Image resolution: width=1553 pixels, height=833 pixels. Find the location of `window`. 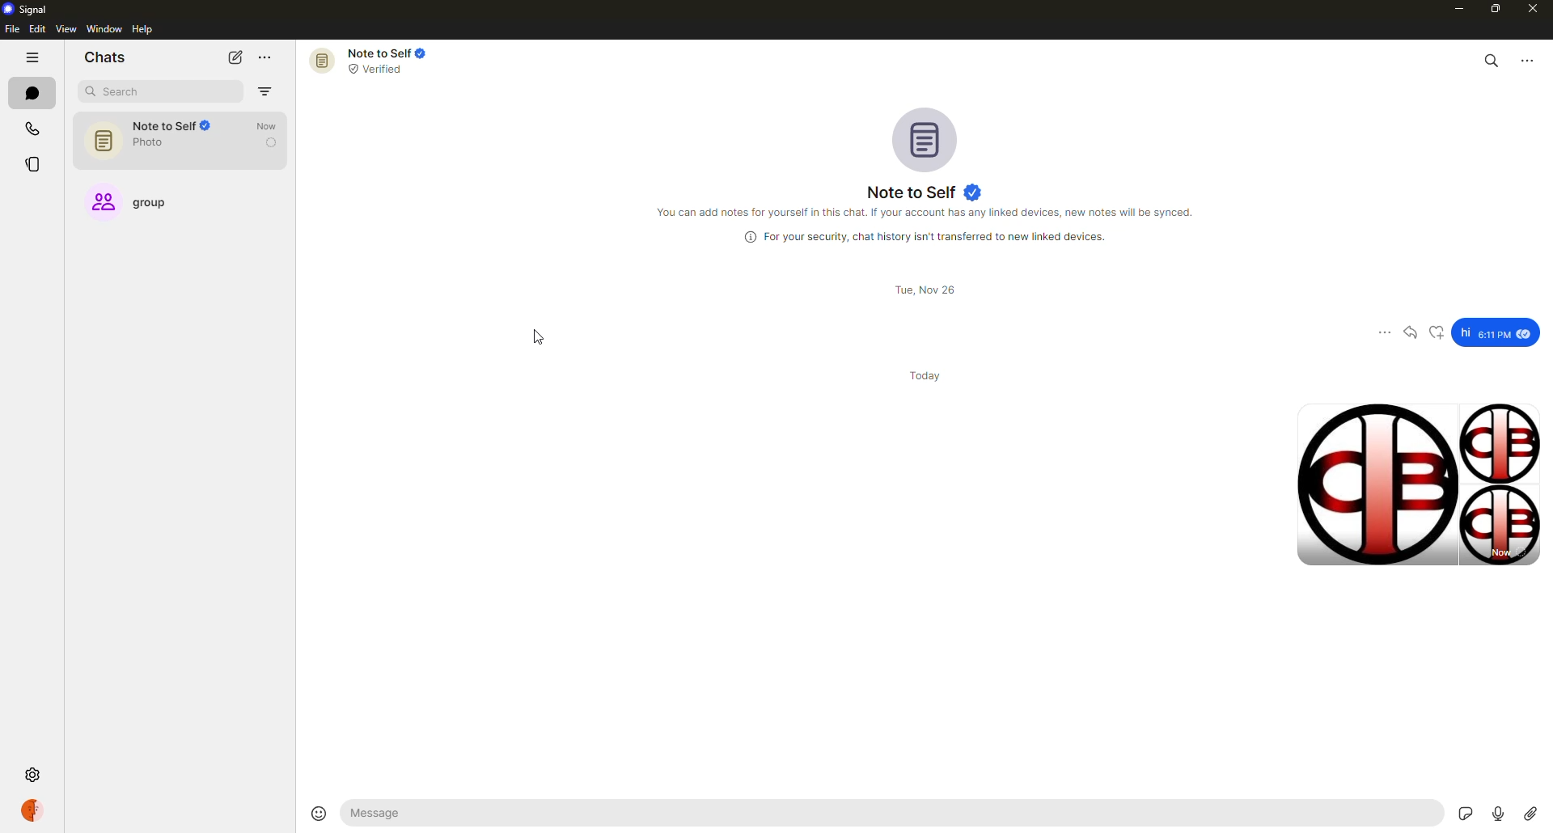

window is located at coordinates (104, 30).